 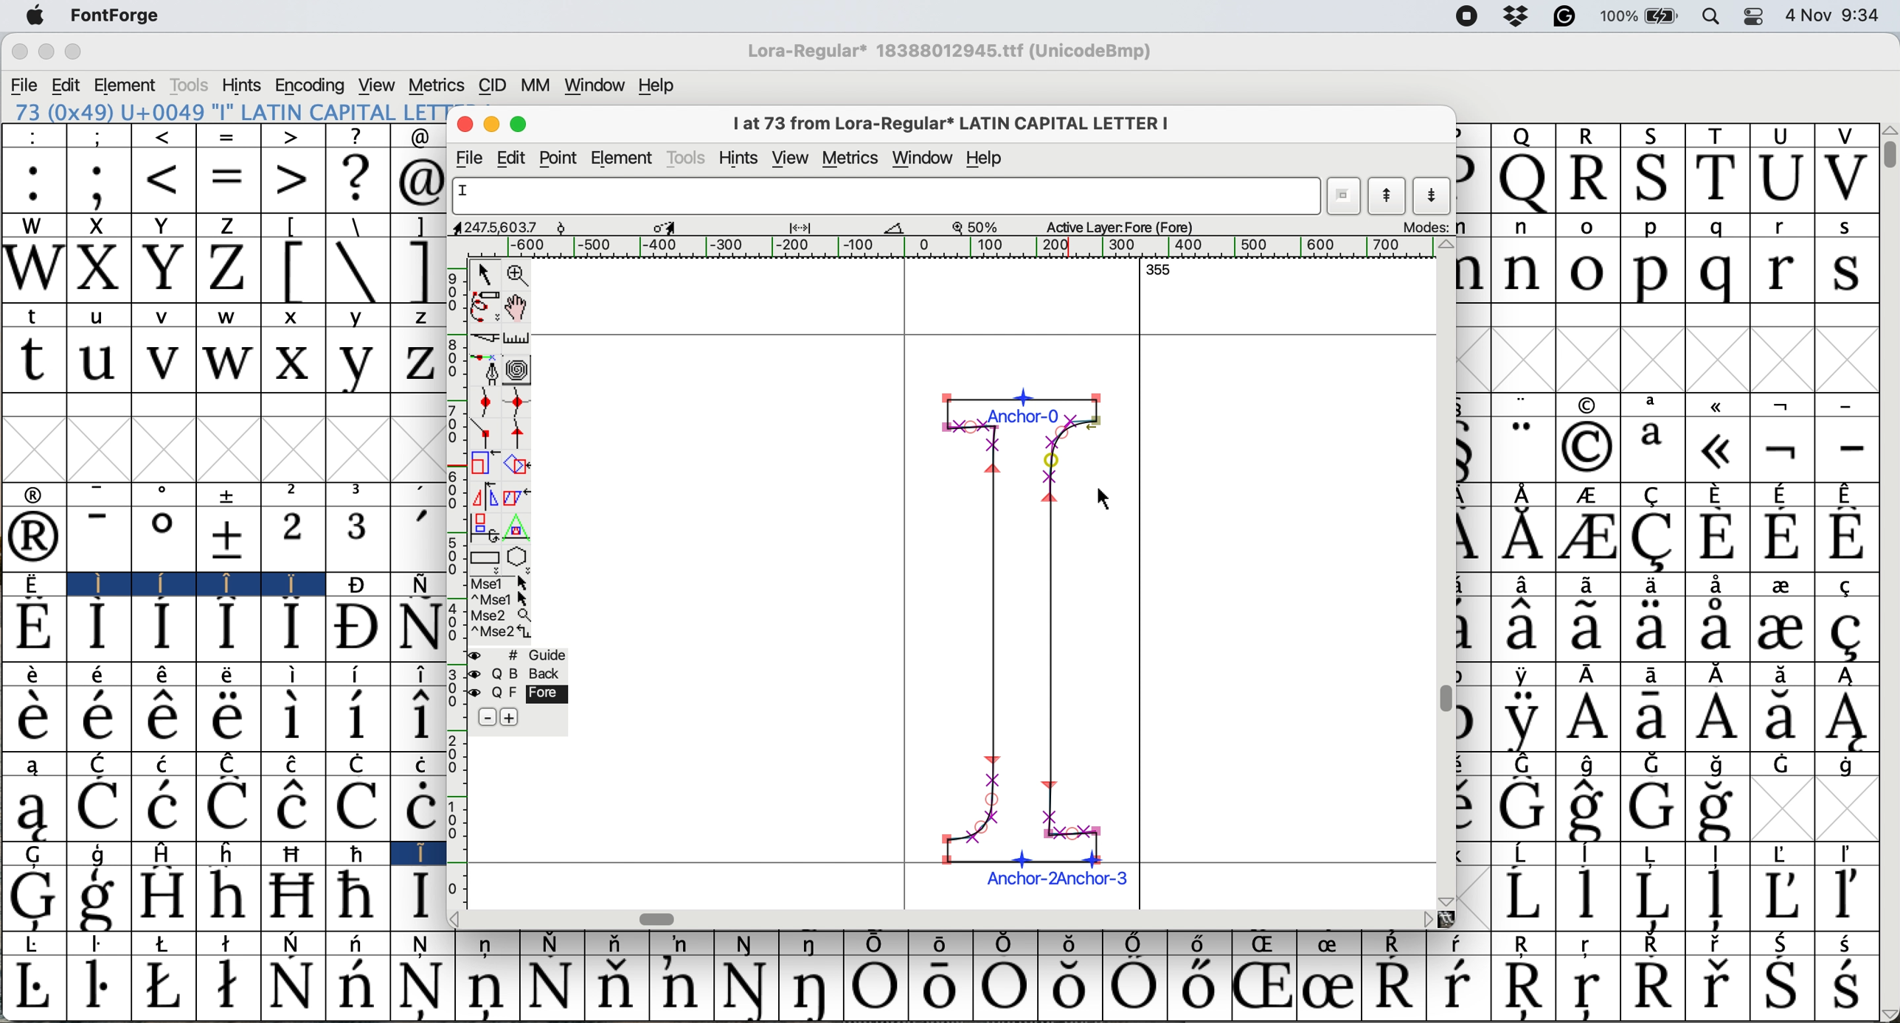 What do you see at coordinates (1654, 495) in the screenshot?
I see `` at bounding box center [1654, 495].